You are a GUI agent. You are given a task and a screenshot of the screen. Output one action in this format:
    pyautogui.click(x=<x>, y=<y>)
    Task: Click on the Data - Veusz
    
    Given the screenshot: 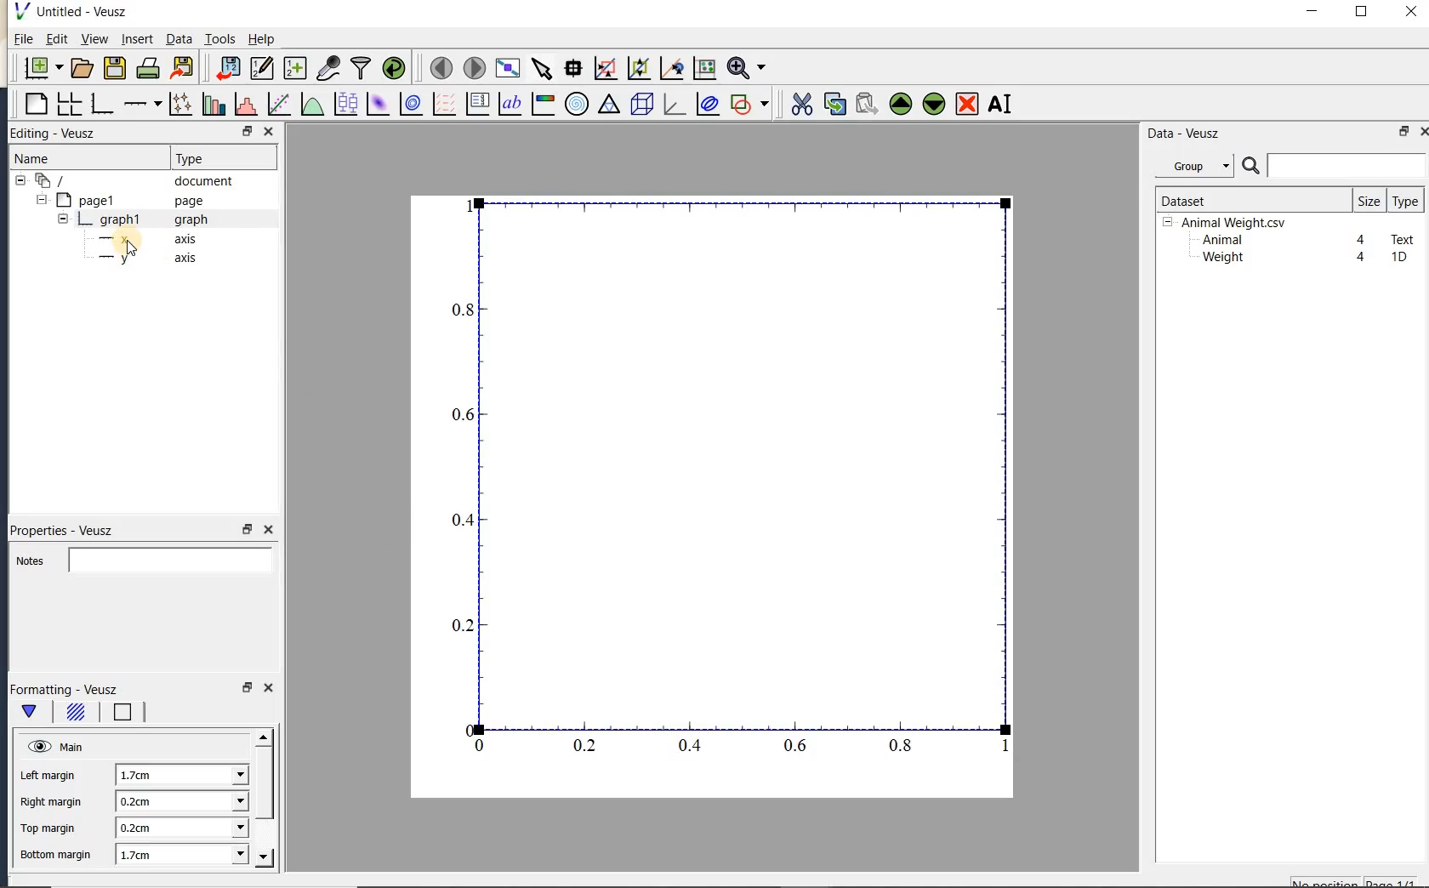 What is the action you would take?
    pyautogui.click(x=1198, y=167)
    